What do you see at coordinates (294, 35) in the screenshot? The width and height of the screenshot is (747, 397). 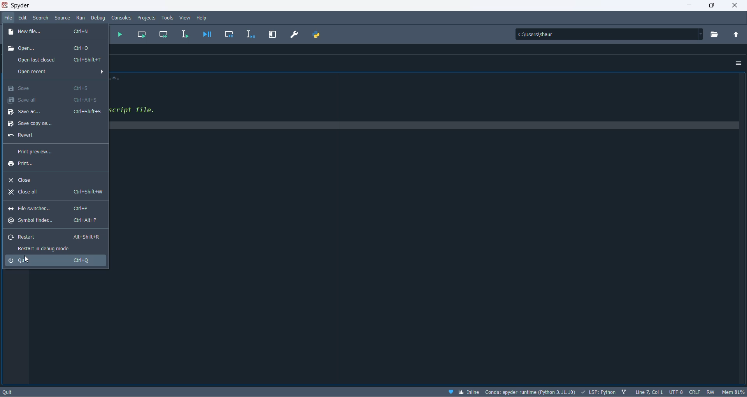 I see `preferences` at bounding box center [294, 35].